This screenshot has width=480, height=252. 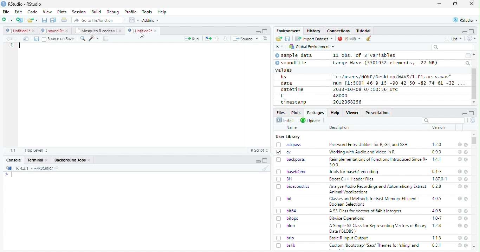 What do you see at coordinates (96, 12) in the screenshot?
I see `Build` at bounding box center [96, 12].